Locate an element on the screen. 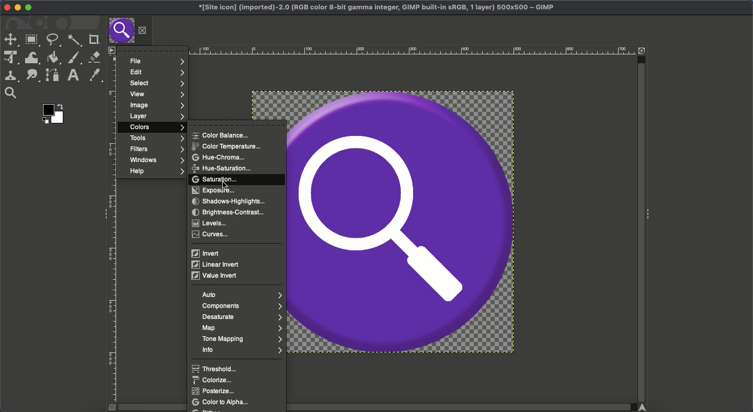 The image size is (753, 412). Color is located at coordinates (54, 113).